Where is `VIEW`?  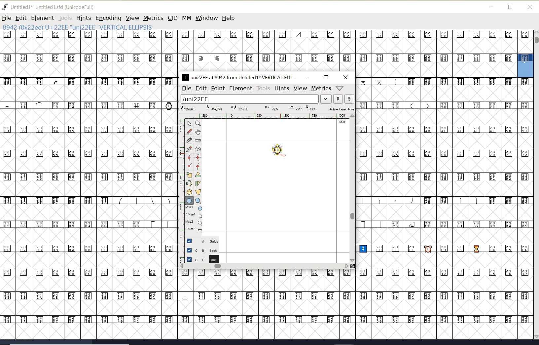
VIEW is located at coordinates (131, 18).